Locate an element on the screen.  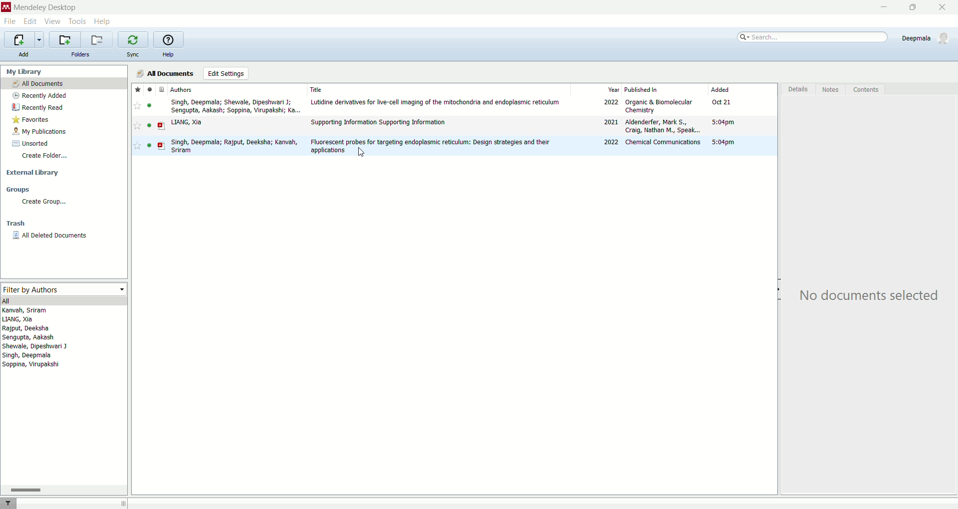
search is located at coordinates (811, 39).